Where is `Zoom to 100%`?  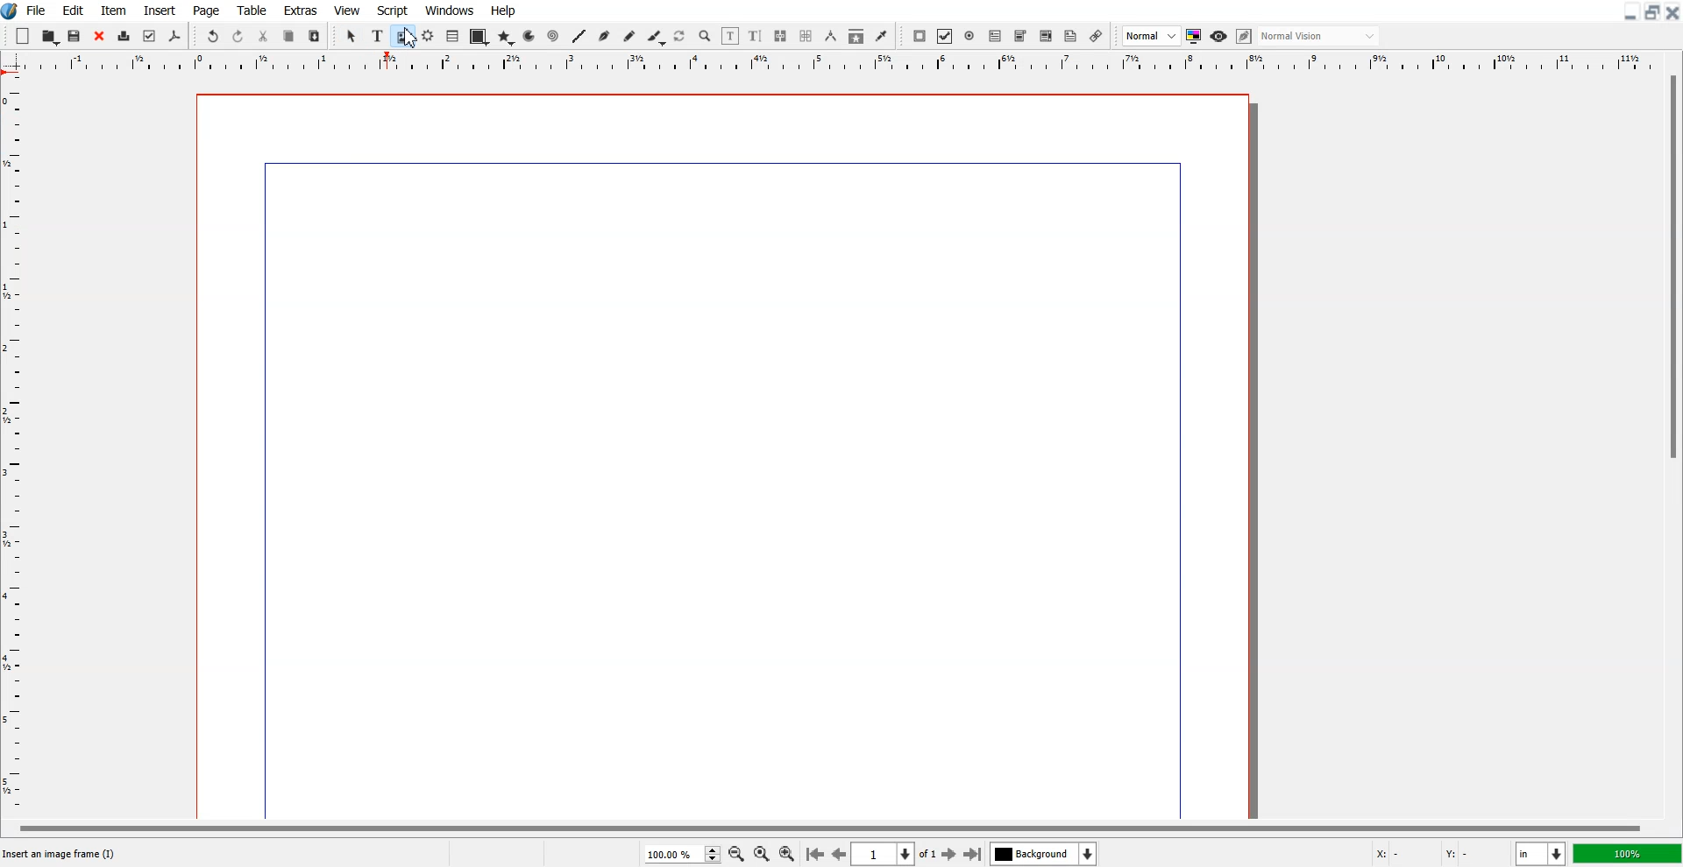 Zoom to 100% is located at coordinates (761, 853).